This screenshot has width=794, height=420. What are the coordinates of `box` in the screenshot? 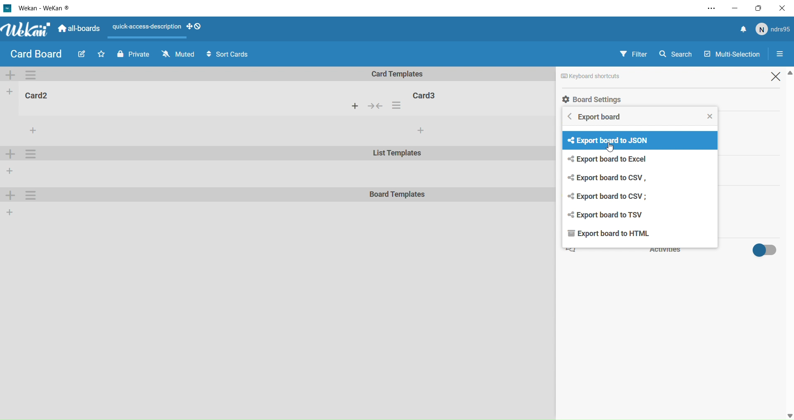 It's located at (761, 8).